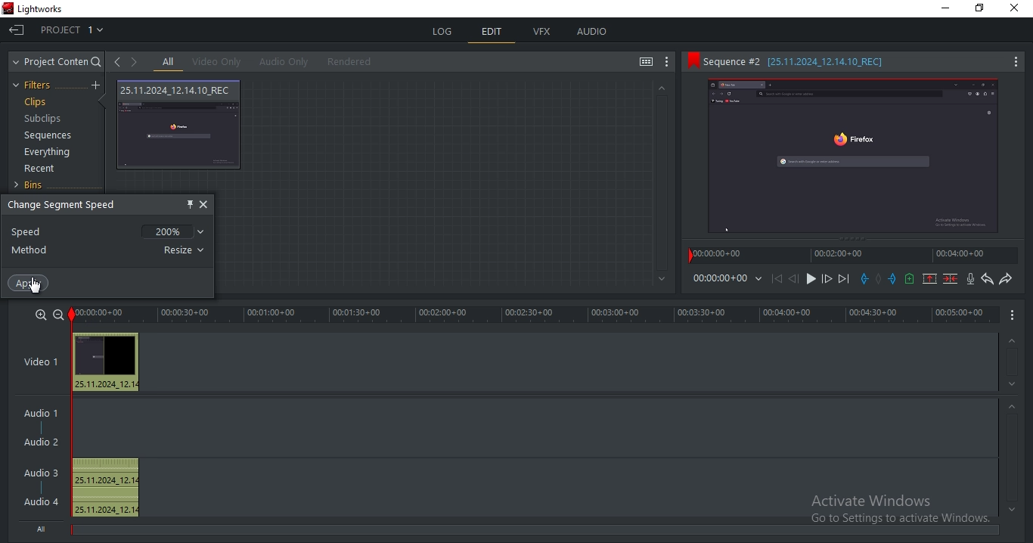  I want to click on 200%, so click(175, 229).